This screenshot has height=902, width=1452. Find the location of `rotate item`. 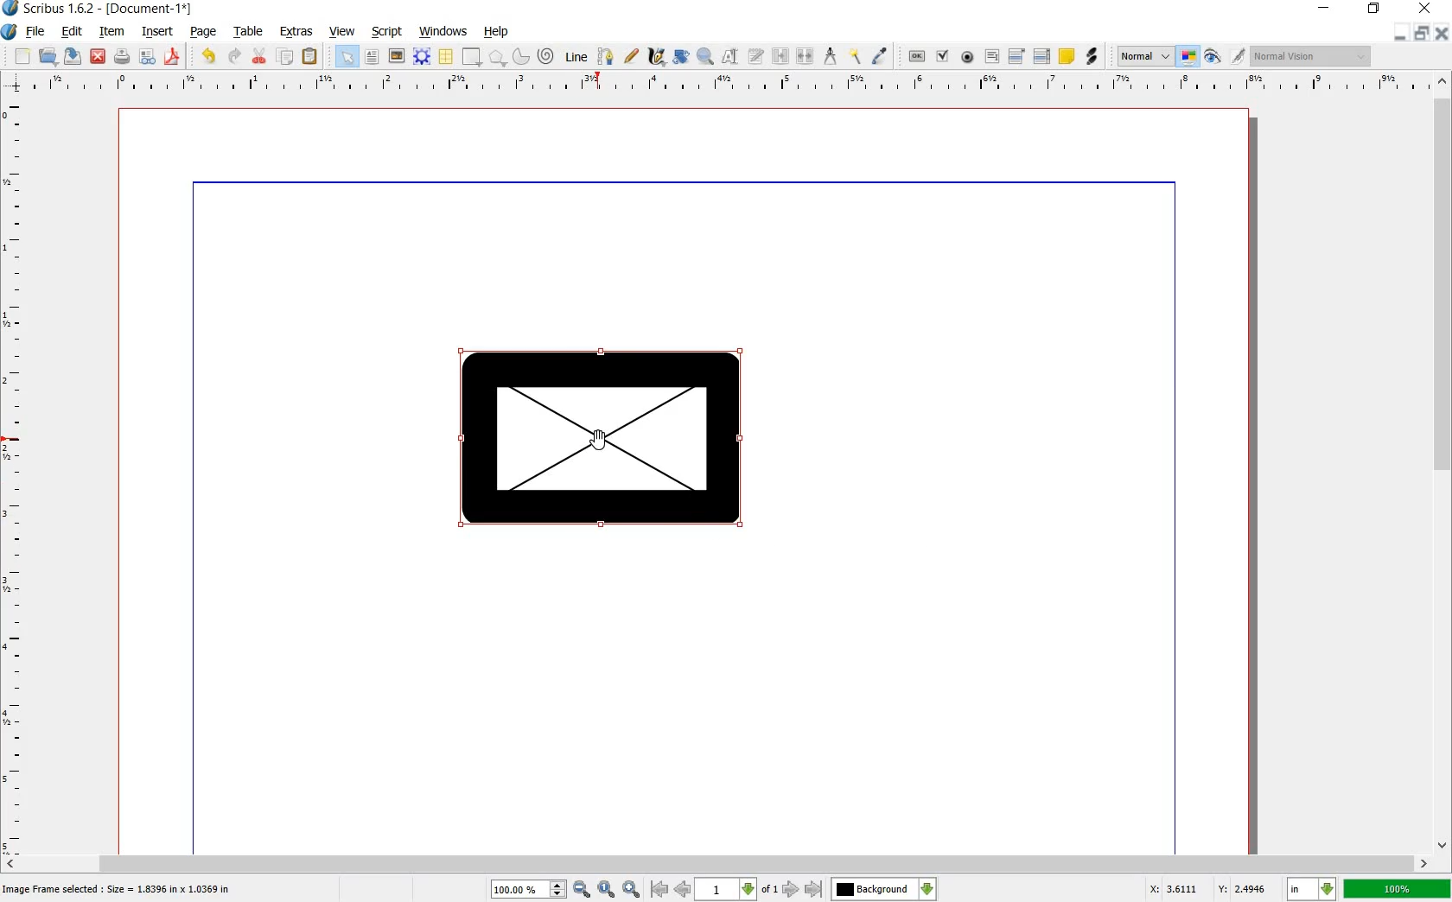

rotate item is located at coordinates (681, 56).